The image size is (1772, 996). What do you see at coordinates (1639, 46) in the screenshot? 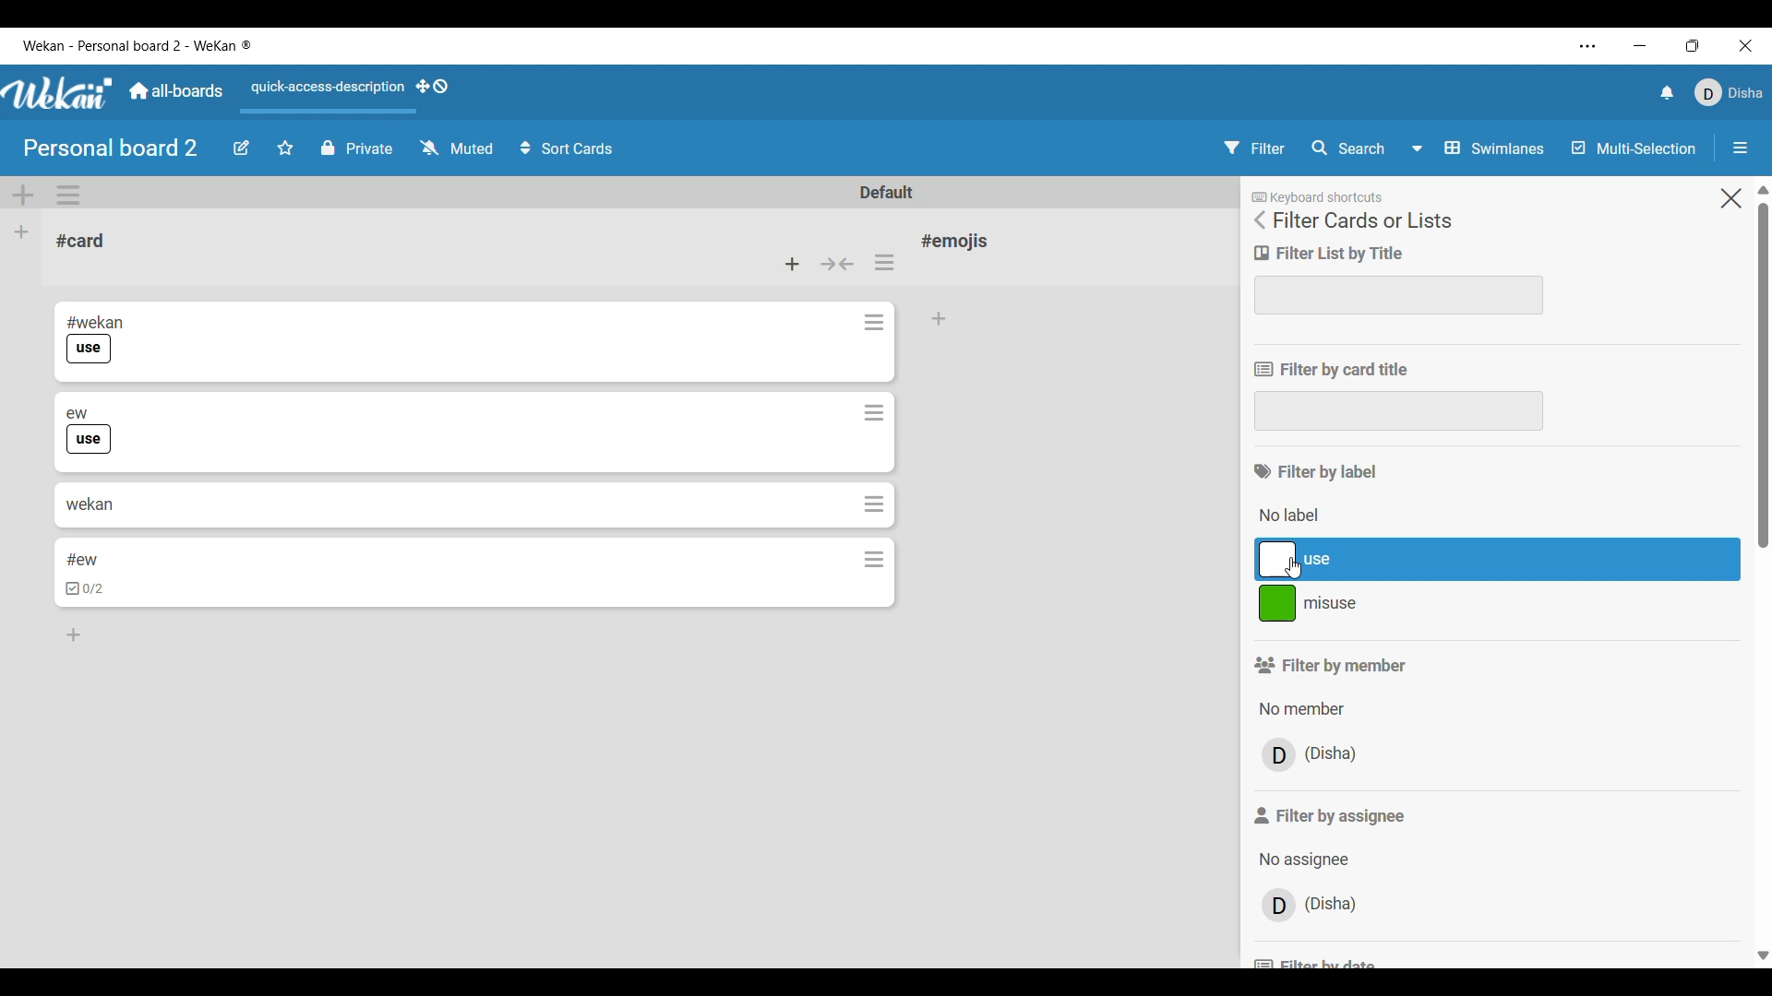
I see `Minimize` at bounding box center [1639, 46].